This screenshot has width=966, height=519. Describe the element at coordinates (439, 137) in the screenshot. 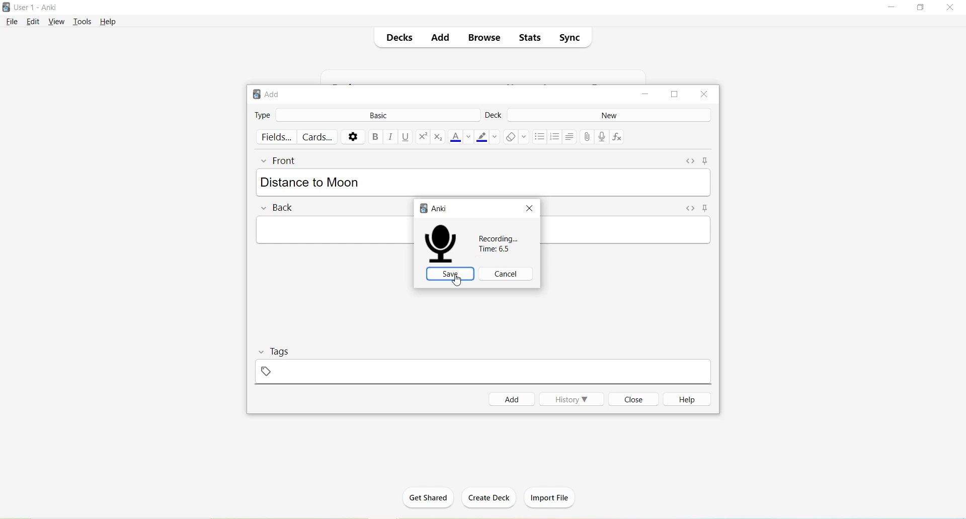

I see `Subscript` at that location.